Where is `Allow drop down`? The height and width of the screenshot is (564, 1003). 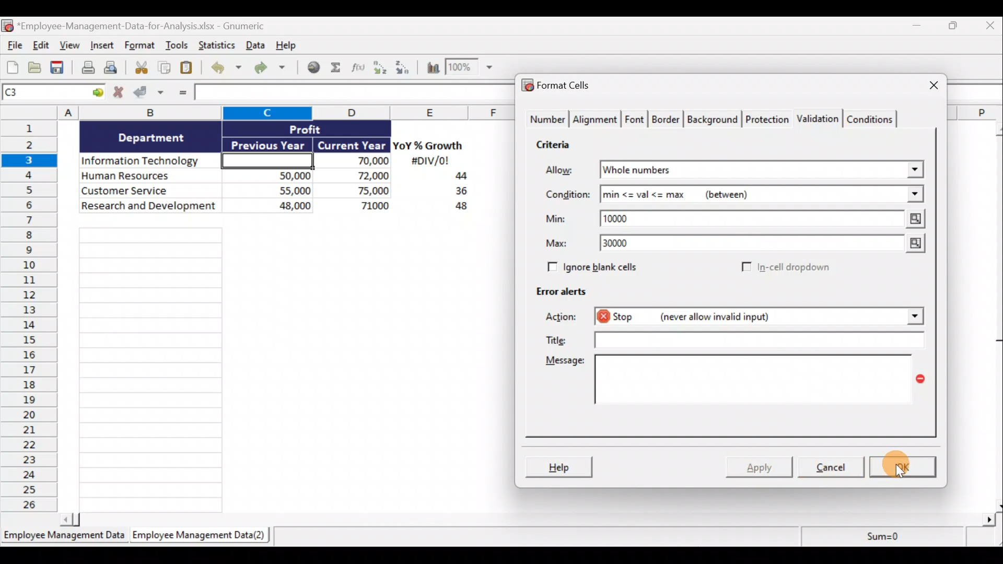 Allow drop down is located at coordinates (913, 167).